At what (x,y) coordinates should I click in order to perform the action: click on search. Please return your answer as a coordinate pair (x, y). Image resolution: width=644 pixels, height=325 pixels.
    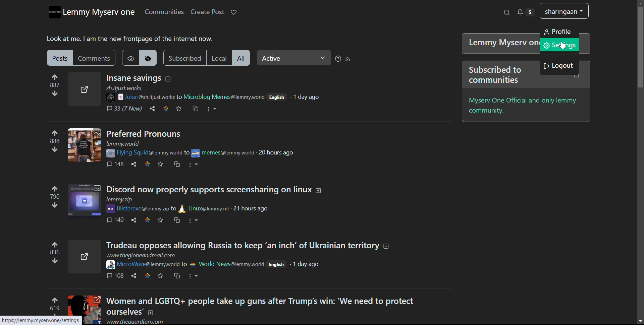
    Looking at the image, I should click on (506, 12).